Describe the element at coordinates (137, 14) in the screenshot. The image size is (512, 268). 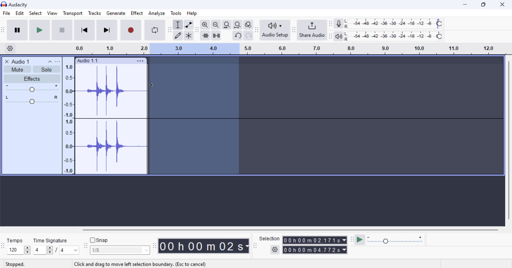
I see `Effect` at that location.